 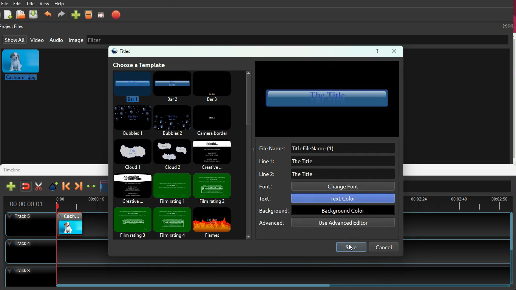 I want to click on audio, so click(x=56, y=40).